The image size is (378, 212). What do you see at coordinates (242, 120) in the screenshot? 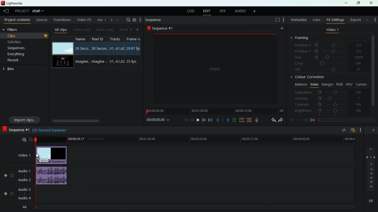
I see `up` at bounding box center [242, 120].